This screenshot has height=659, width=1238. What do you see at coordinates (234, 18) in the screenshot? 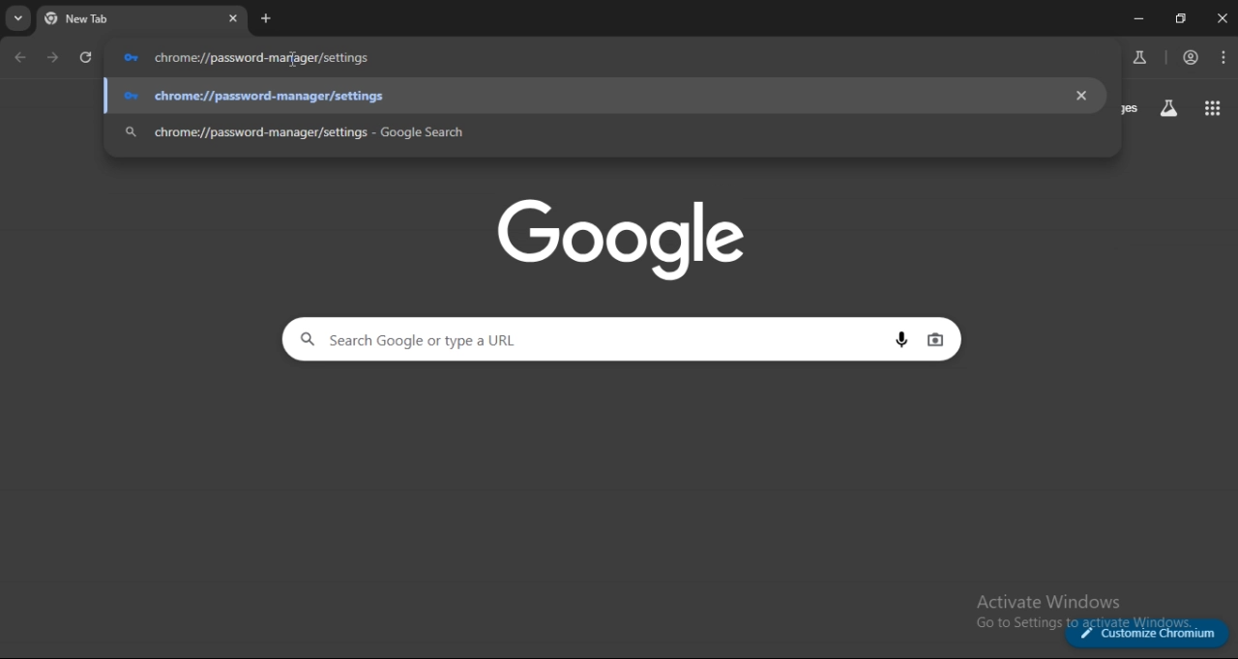
I see `close tab` at bounding box center [234, 18].